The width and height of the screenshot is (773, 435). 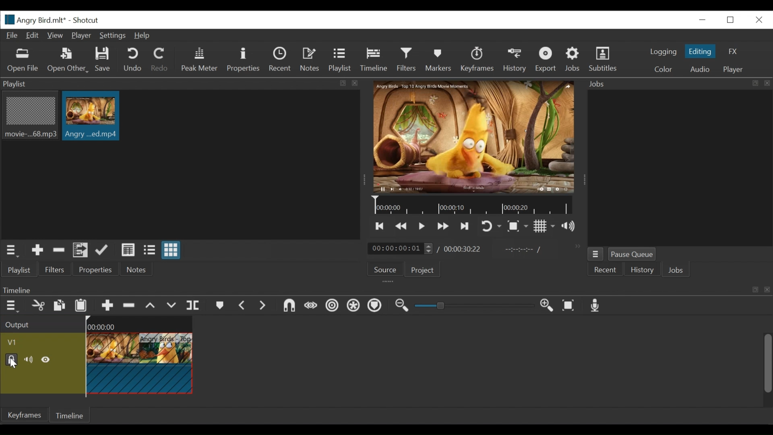 What do you see at coordinates (81, 36) in the screenshot?
I see `Player` at bounding box center [81, 36].